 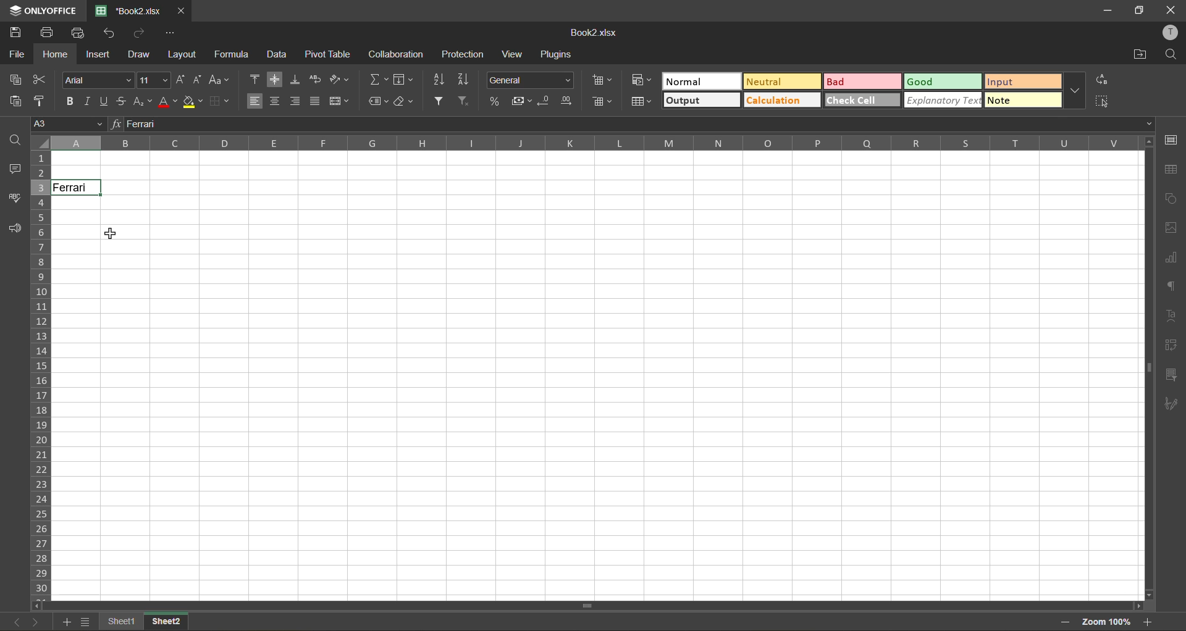 What do you see at coordinates (256, 78) in the screenshot?
I see `align top` at bounding box center [256, 78].